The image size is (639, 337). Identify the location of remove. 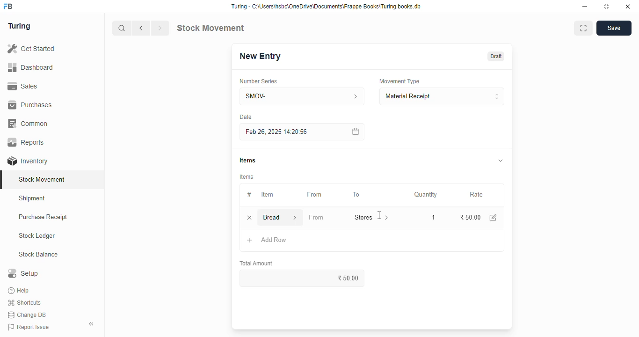
(249, 218).